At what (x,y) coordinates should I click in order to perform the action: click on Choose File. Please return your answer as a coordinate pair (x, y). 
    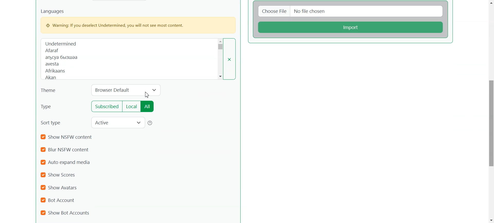
    Looking at the image, I should click on (273, 11).